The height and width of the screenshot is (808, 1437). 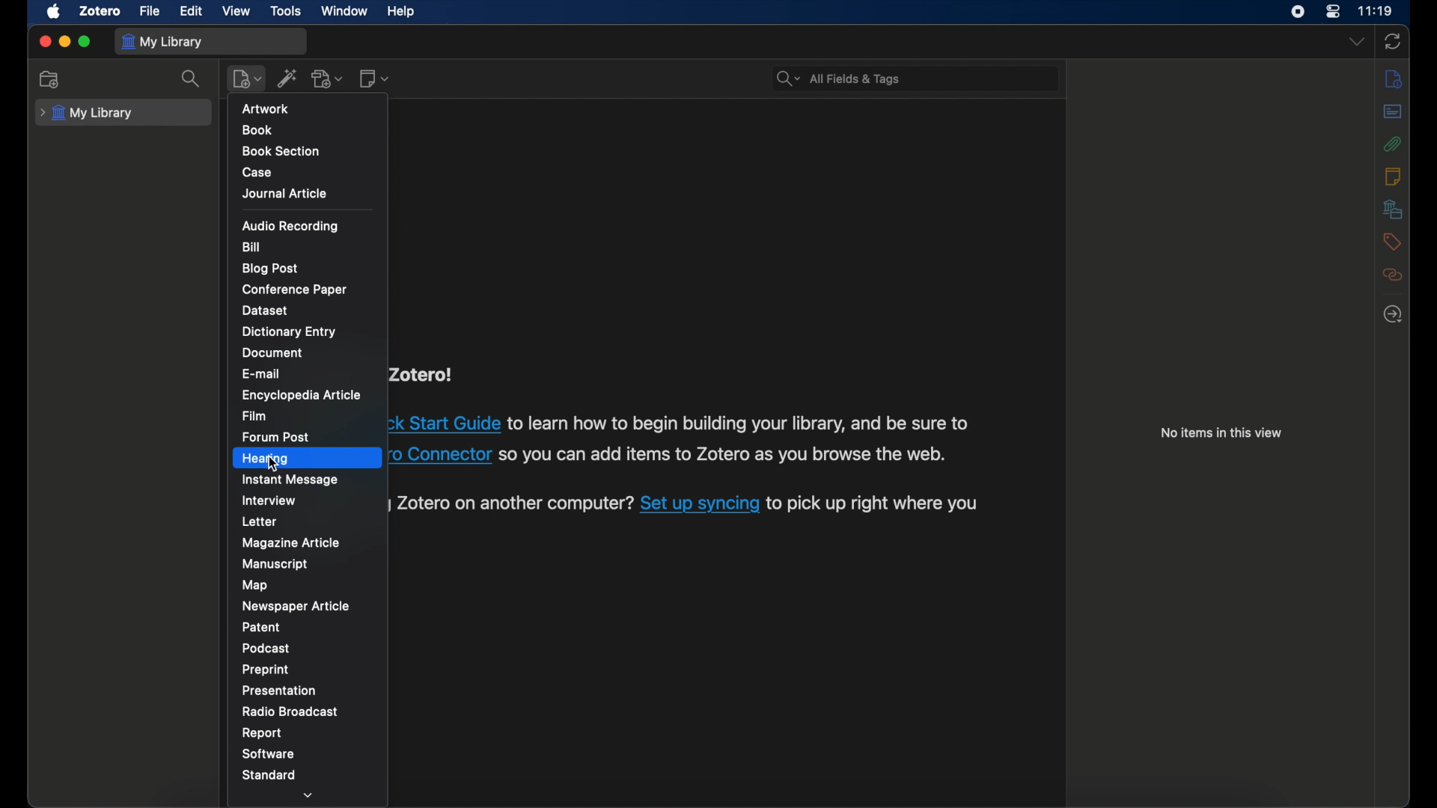 What do you see at coordinates (277, 465) in the screenshot?
I see `cursor` at bounding box center [277, 465].